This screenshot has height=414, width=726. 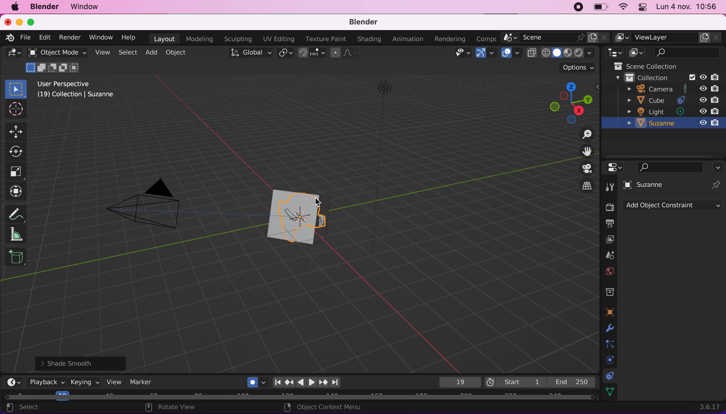 What do you see at coordinates (518, 54) in the screenshot?
I see `overlays` at bounding box center [518, 54].